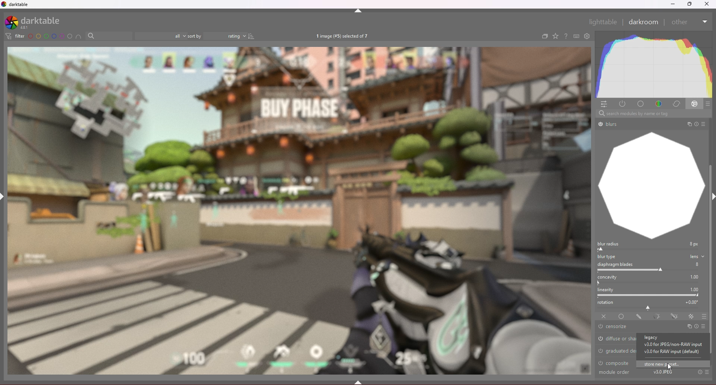 The height and width of the screenshot is (385, 716). What do you see at coordinates (680, 23) in the screenshot?
I see `` at bounding box center [680, 23].